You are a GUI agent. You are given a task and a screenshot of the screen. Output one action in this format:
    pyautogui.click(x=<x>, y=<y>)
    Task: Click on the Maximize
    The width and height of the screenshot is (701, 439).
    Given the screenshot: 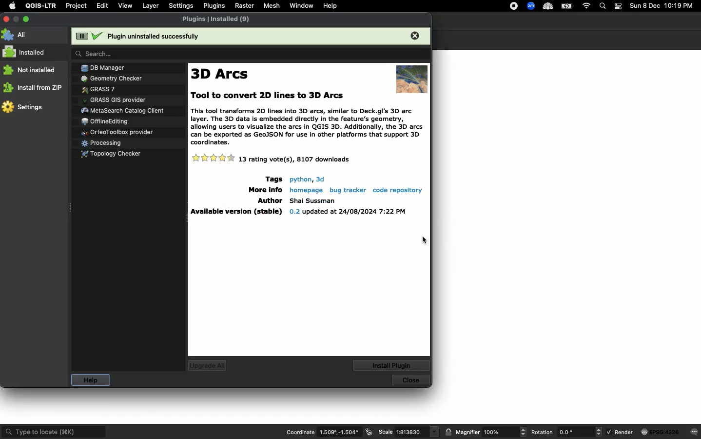 What is the action you would take?
    pyautogui.click(x=27, y=19)
    